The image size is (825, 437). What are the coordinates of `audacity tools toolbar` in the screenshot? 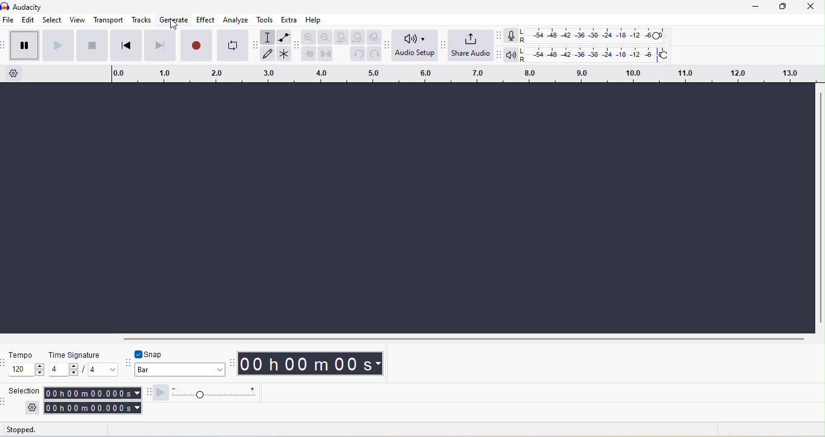 It's located at (257, 49).